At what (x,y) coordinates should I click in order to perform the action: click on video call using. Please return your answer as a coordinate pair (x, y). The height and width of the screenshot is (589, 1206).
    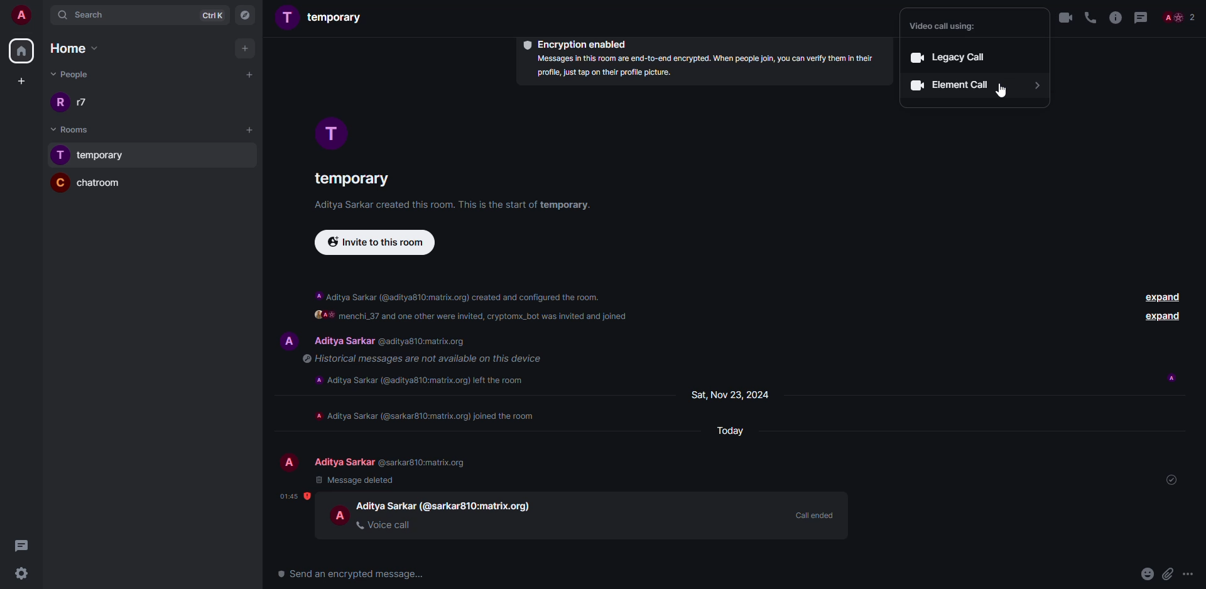
    Looking at the image, I should click on (948, 26).